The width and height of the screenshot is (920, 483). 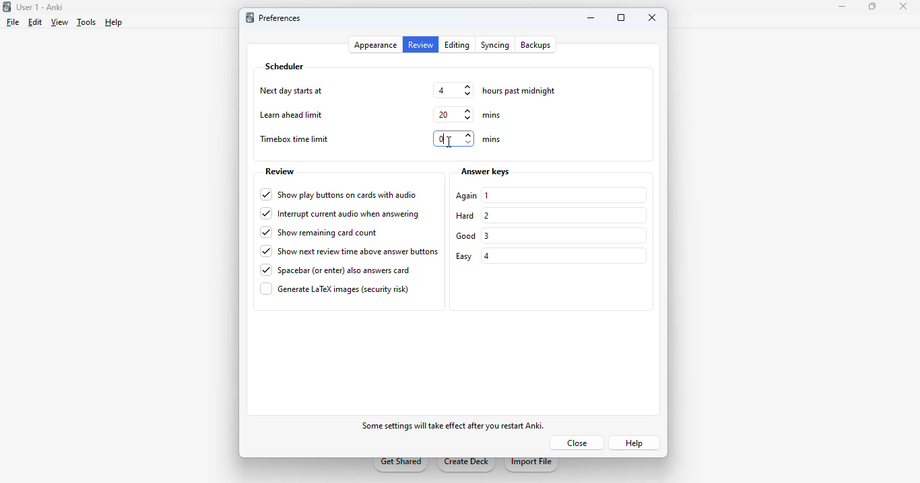 What do you see at coordinates (338, 195) in the screenshot?
I see `show play buttons on cards with audio` at bounding box center [338, 195].